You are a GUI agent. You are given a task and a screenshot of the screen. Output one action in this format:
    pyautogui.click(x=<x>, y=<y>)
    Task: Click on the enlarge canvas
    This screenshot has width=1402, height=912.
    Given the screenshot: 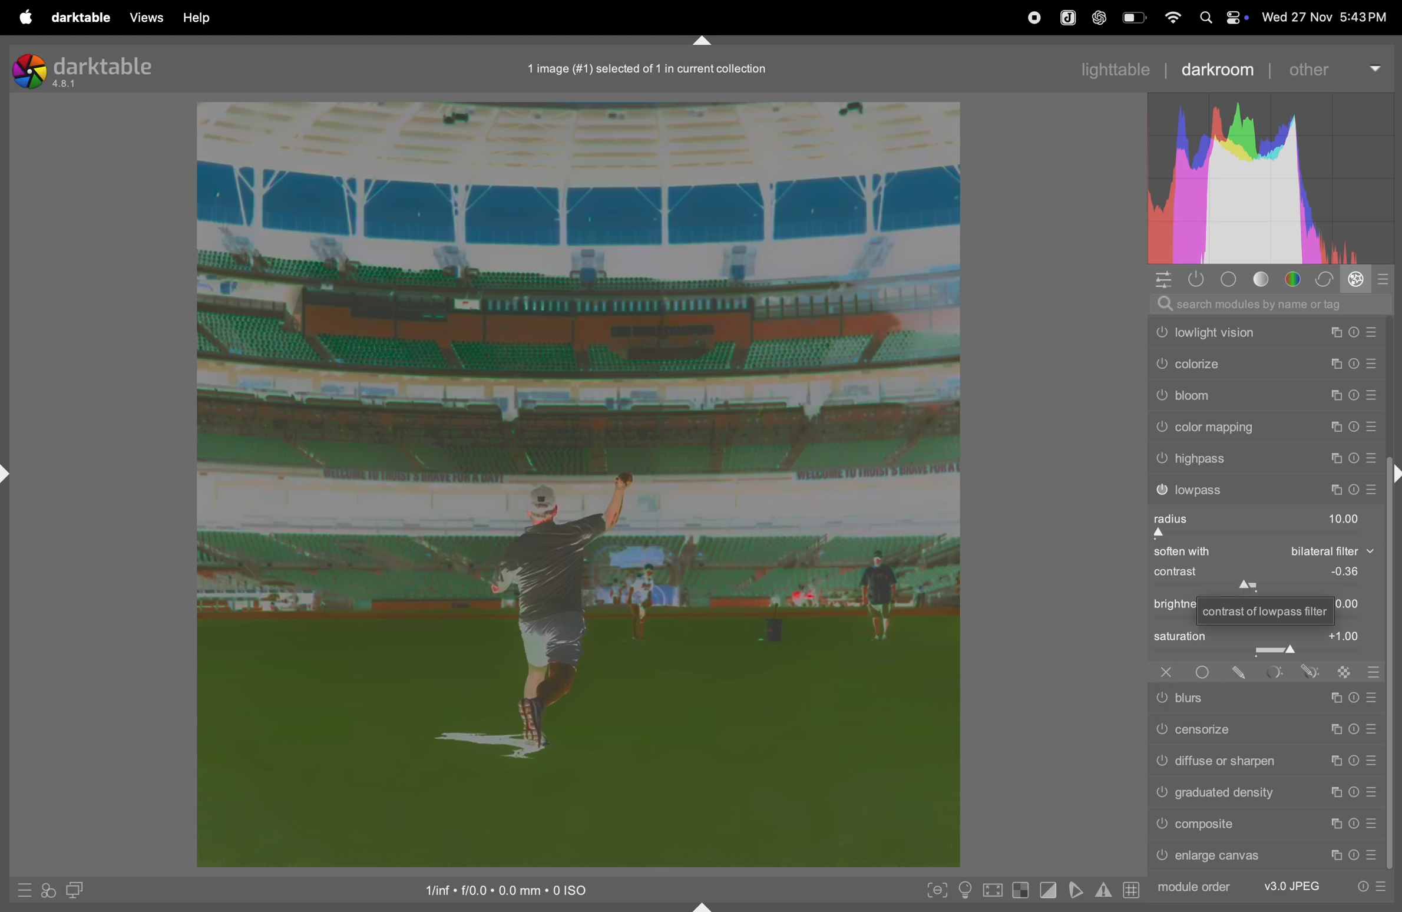 What is the action you would take?
    pyautogui.click(x=1268, y=857)
    